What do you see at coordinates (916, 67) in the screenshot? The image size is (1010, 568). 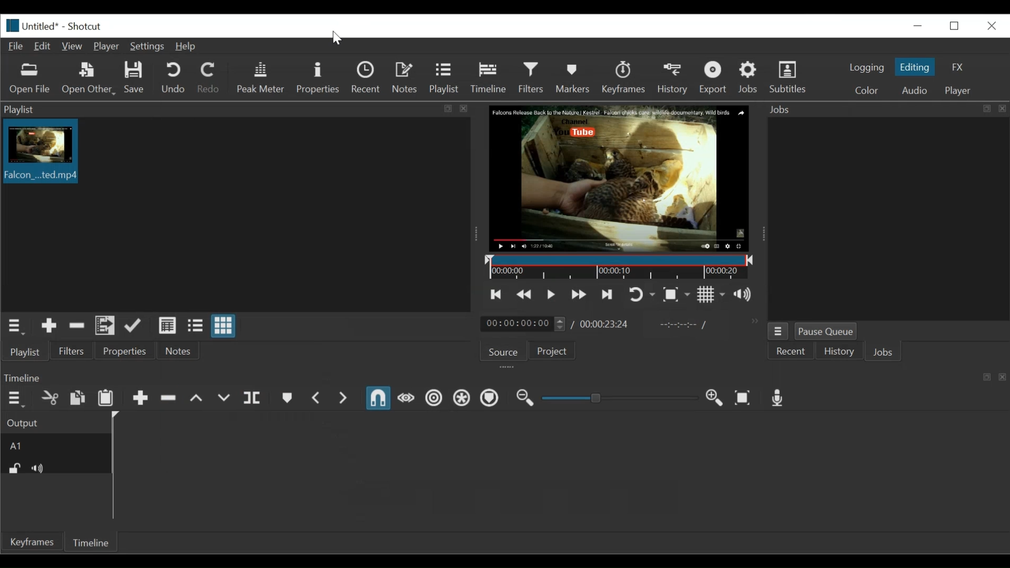 I see `Editing` at bounding box center [916, 67].